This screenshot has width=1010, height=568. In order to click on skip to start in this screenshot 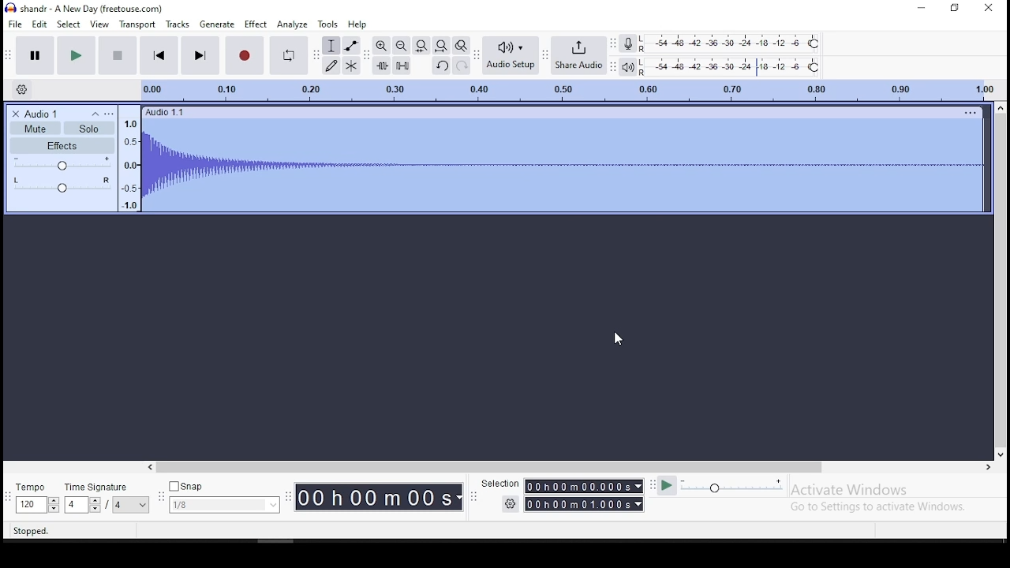, I will do `click(159, 56)`.